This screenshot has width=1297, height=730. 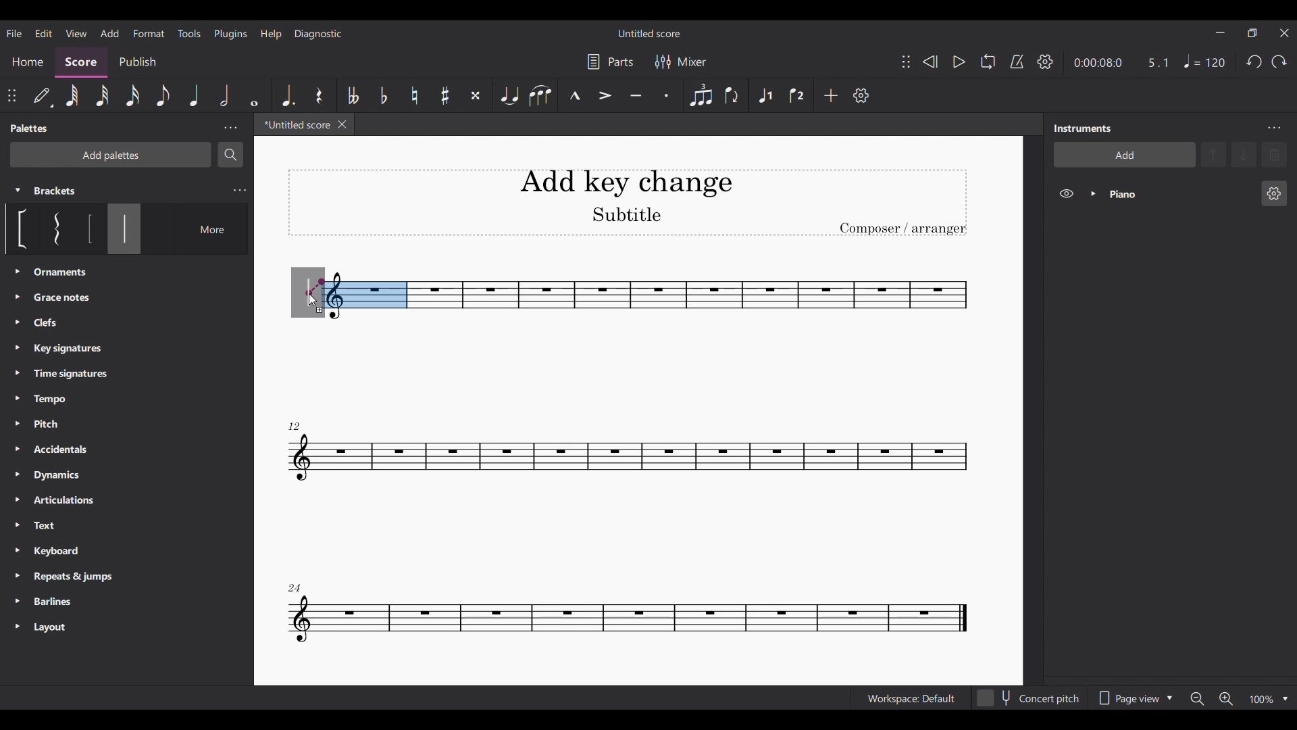 What do you see at coordinates (575, 96) in the screenshot?
I see `Marcato` at bounding box center [575, 96].